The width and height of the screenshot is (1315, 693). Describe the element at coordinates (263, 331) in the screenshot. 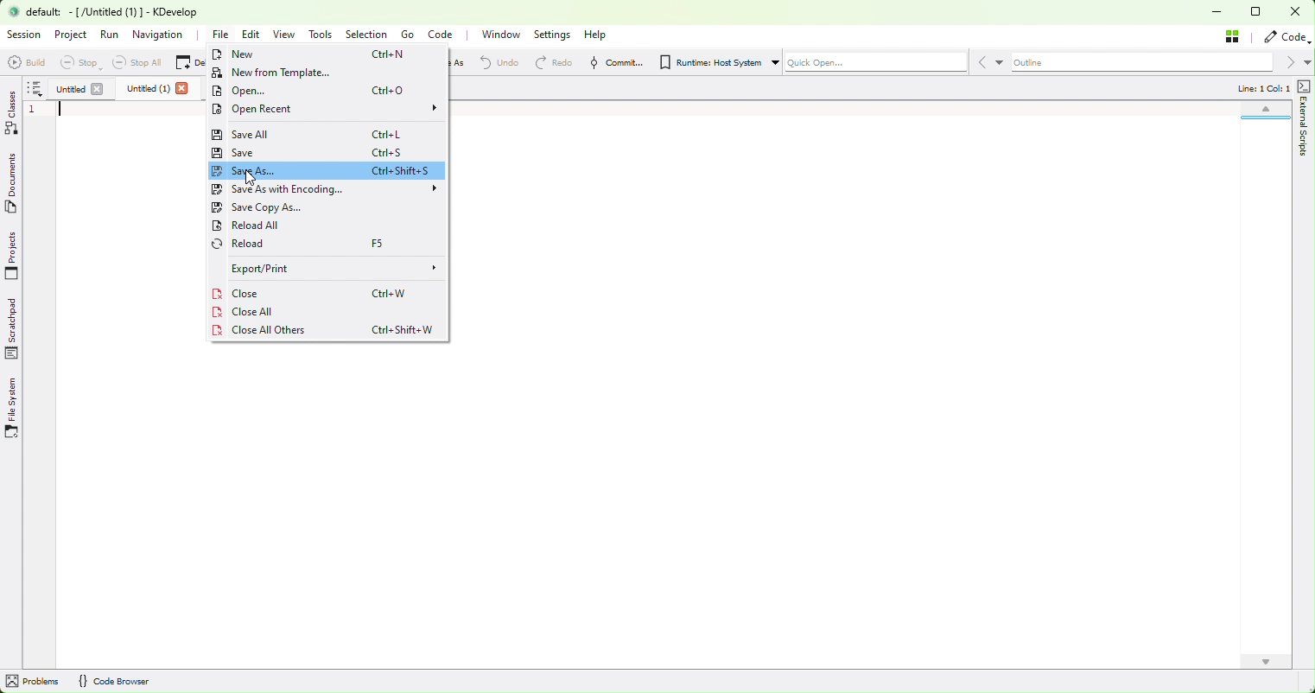

I see `Close all others` at that location.